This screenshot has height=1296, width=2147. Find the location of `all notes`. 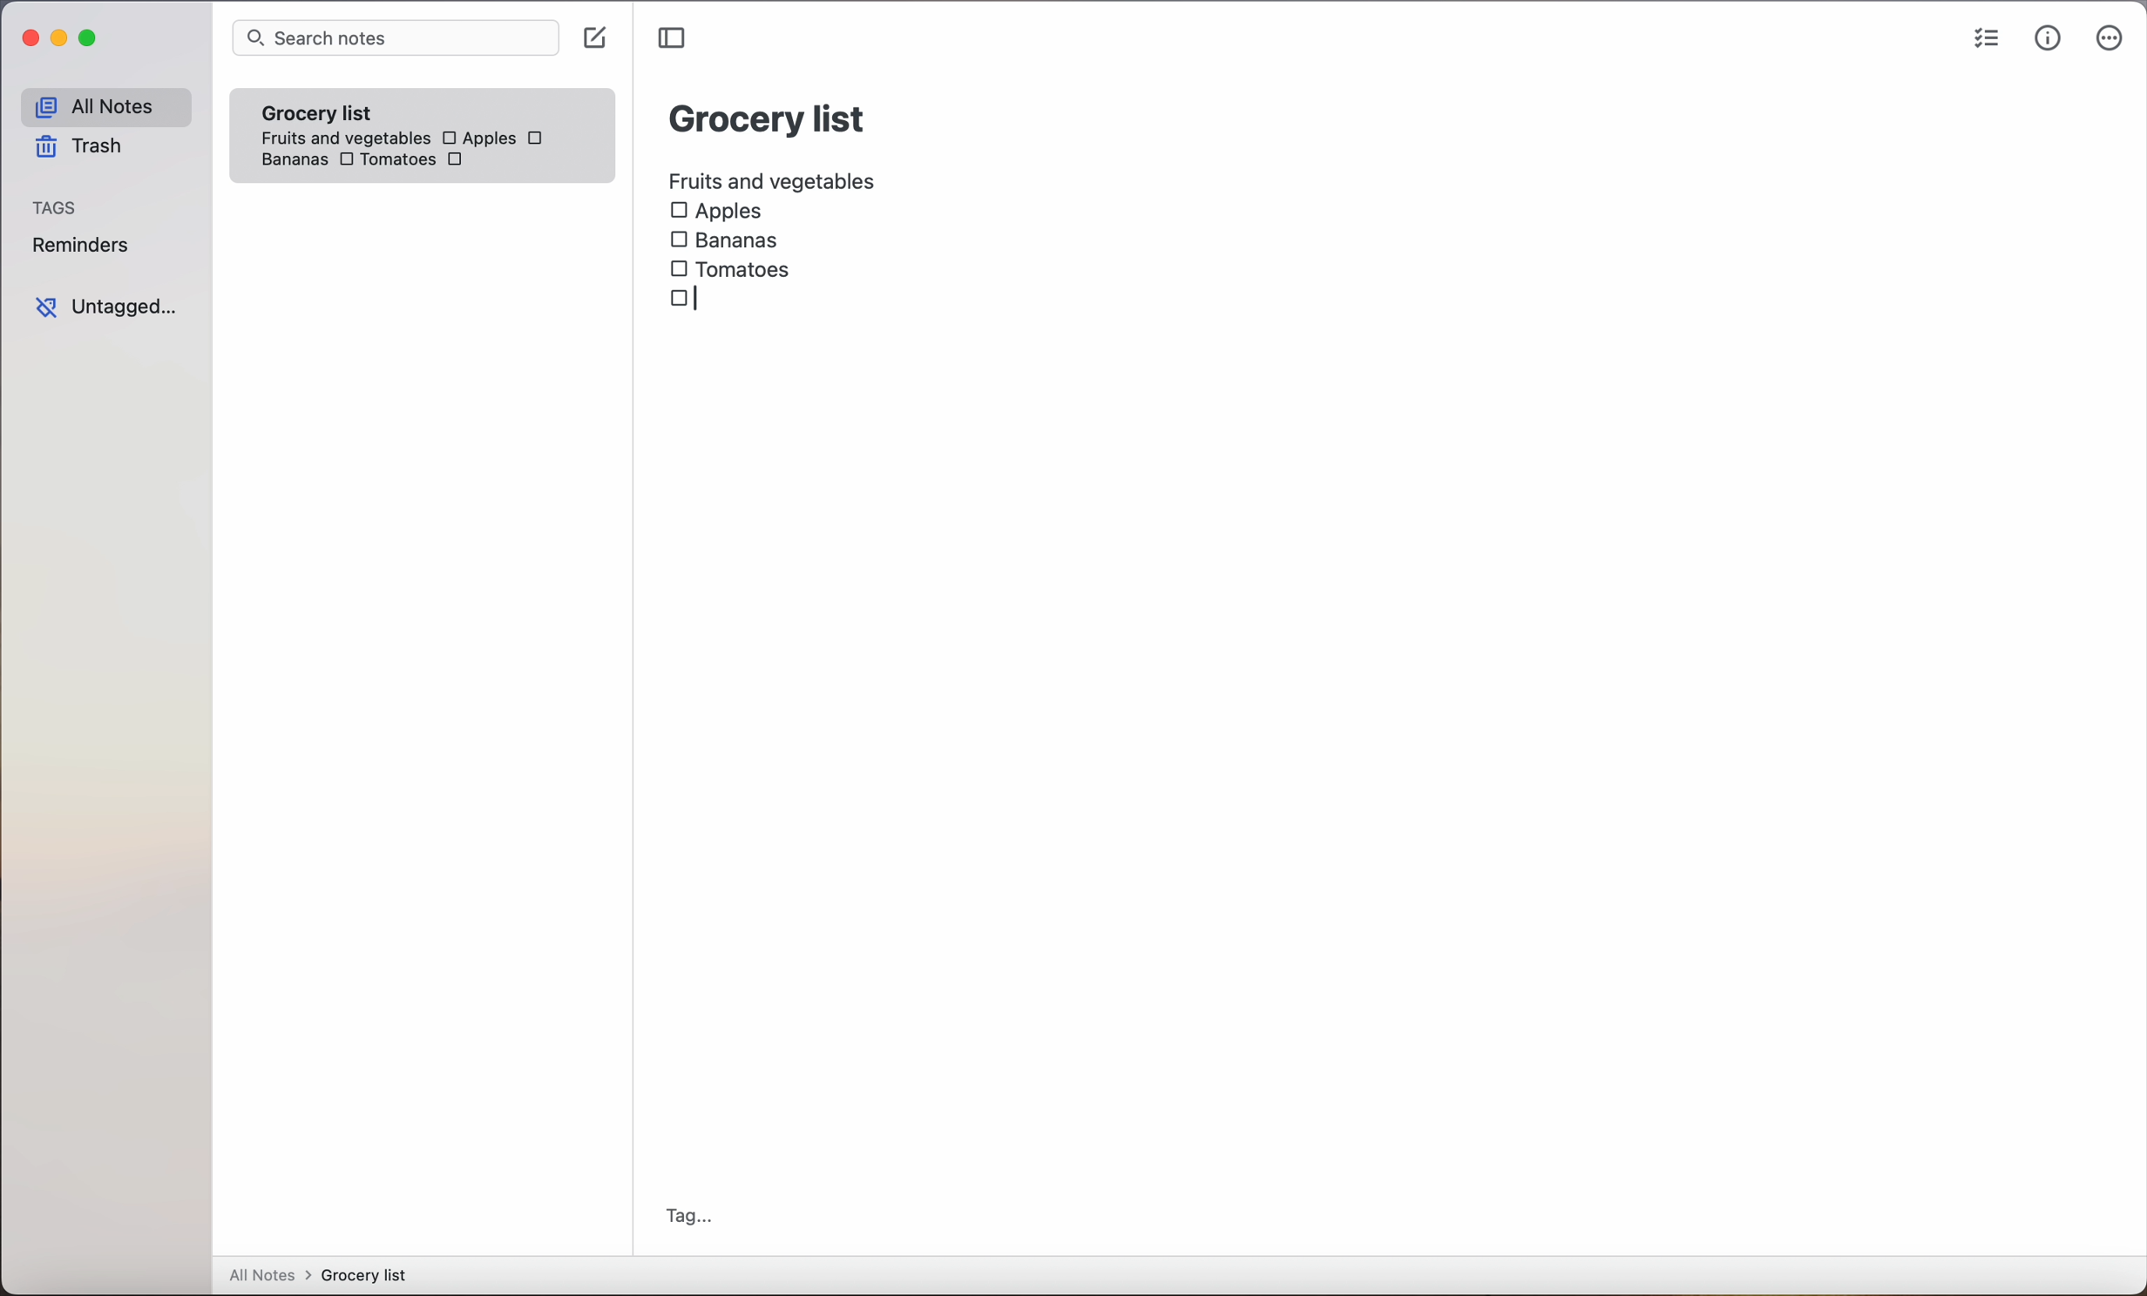

all notes is located at coordinates (105, 107).